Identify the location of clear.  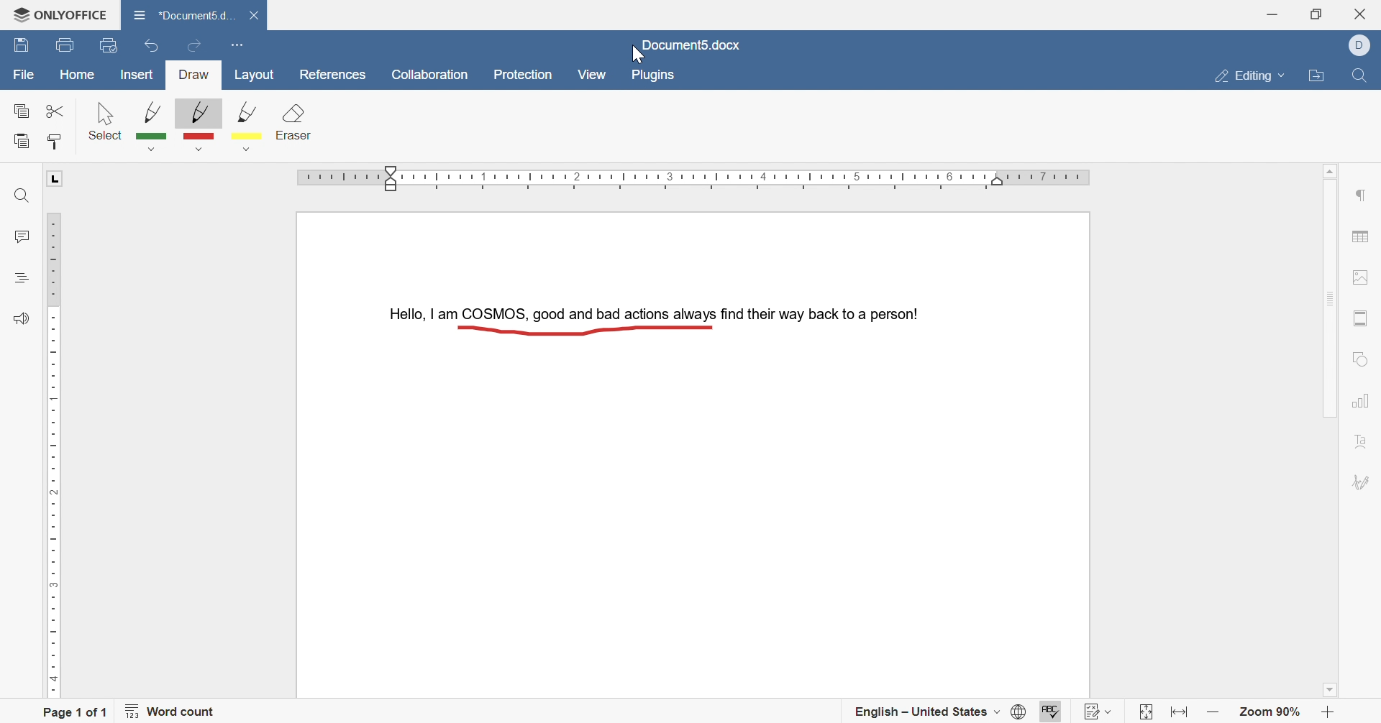
(296, 124).